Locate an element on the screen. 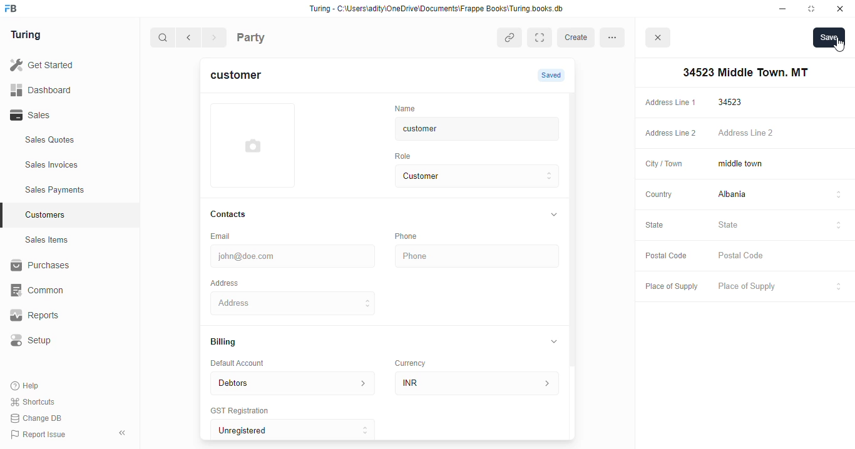 This screenshot has height=449, width=855. Customers is located at coordinates (77, 213).